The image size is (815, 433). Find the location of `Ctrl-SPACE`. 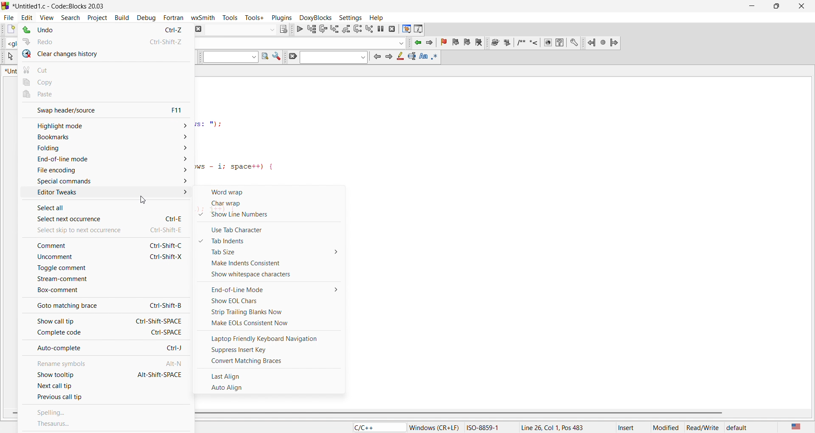

Ctrl-SPACE is located at coordinates (169, 332).